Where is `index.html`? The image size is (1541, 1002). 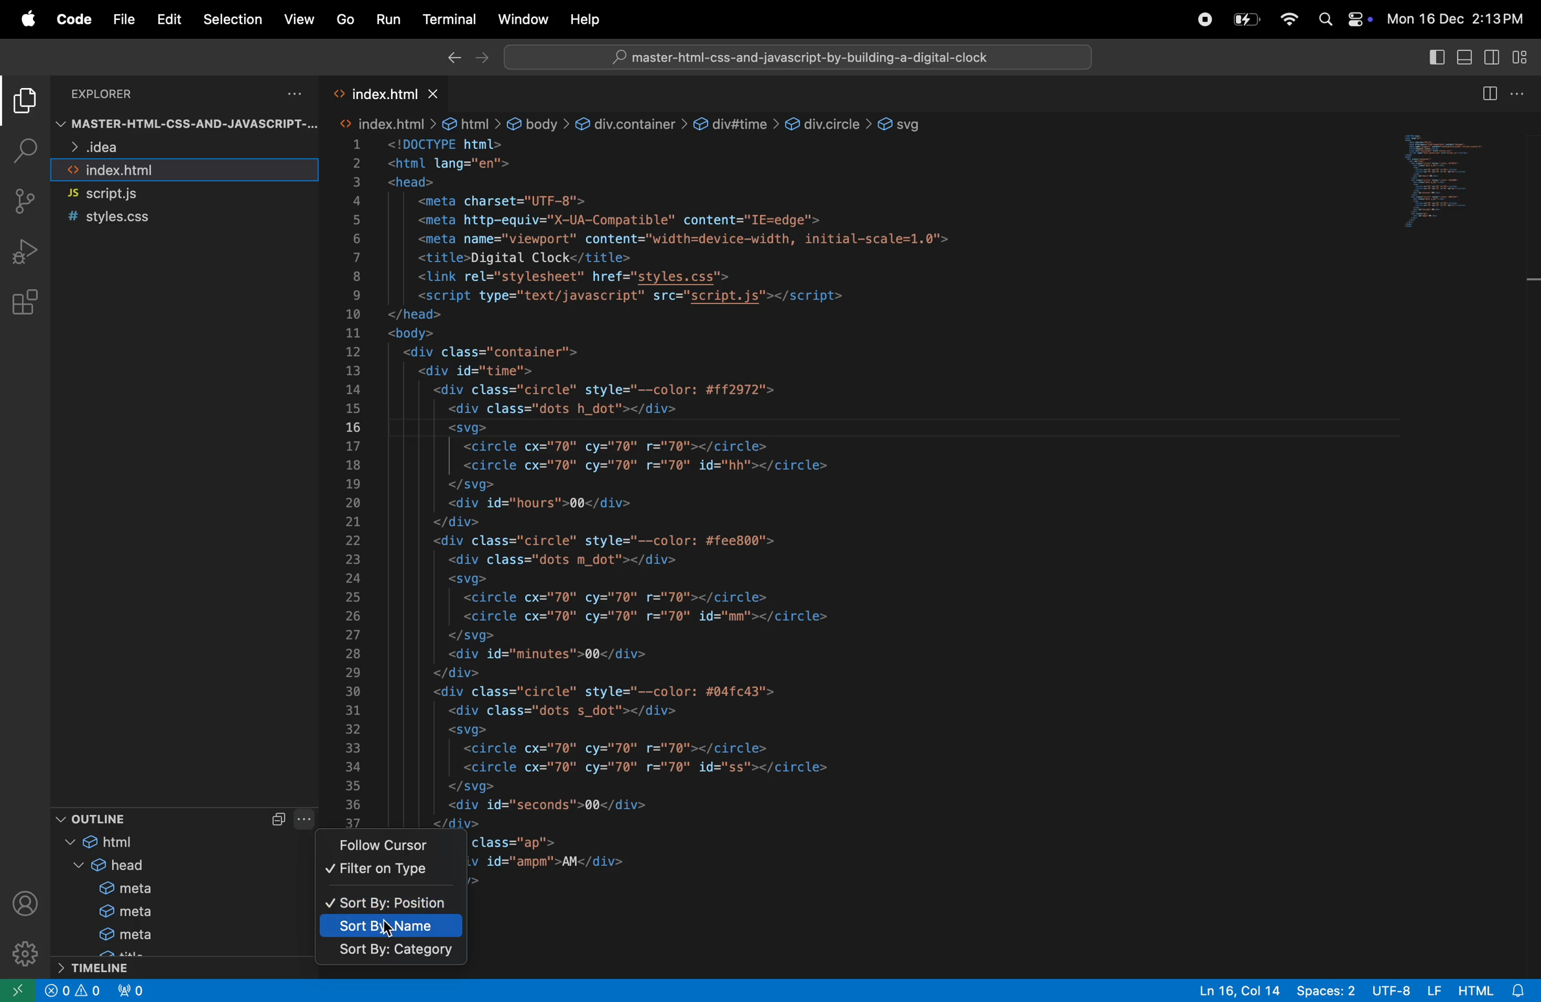 index.html is located at coordinates (183, 171).